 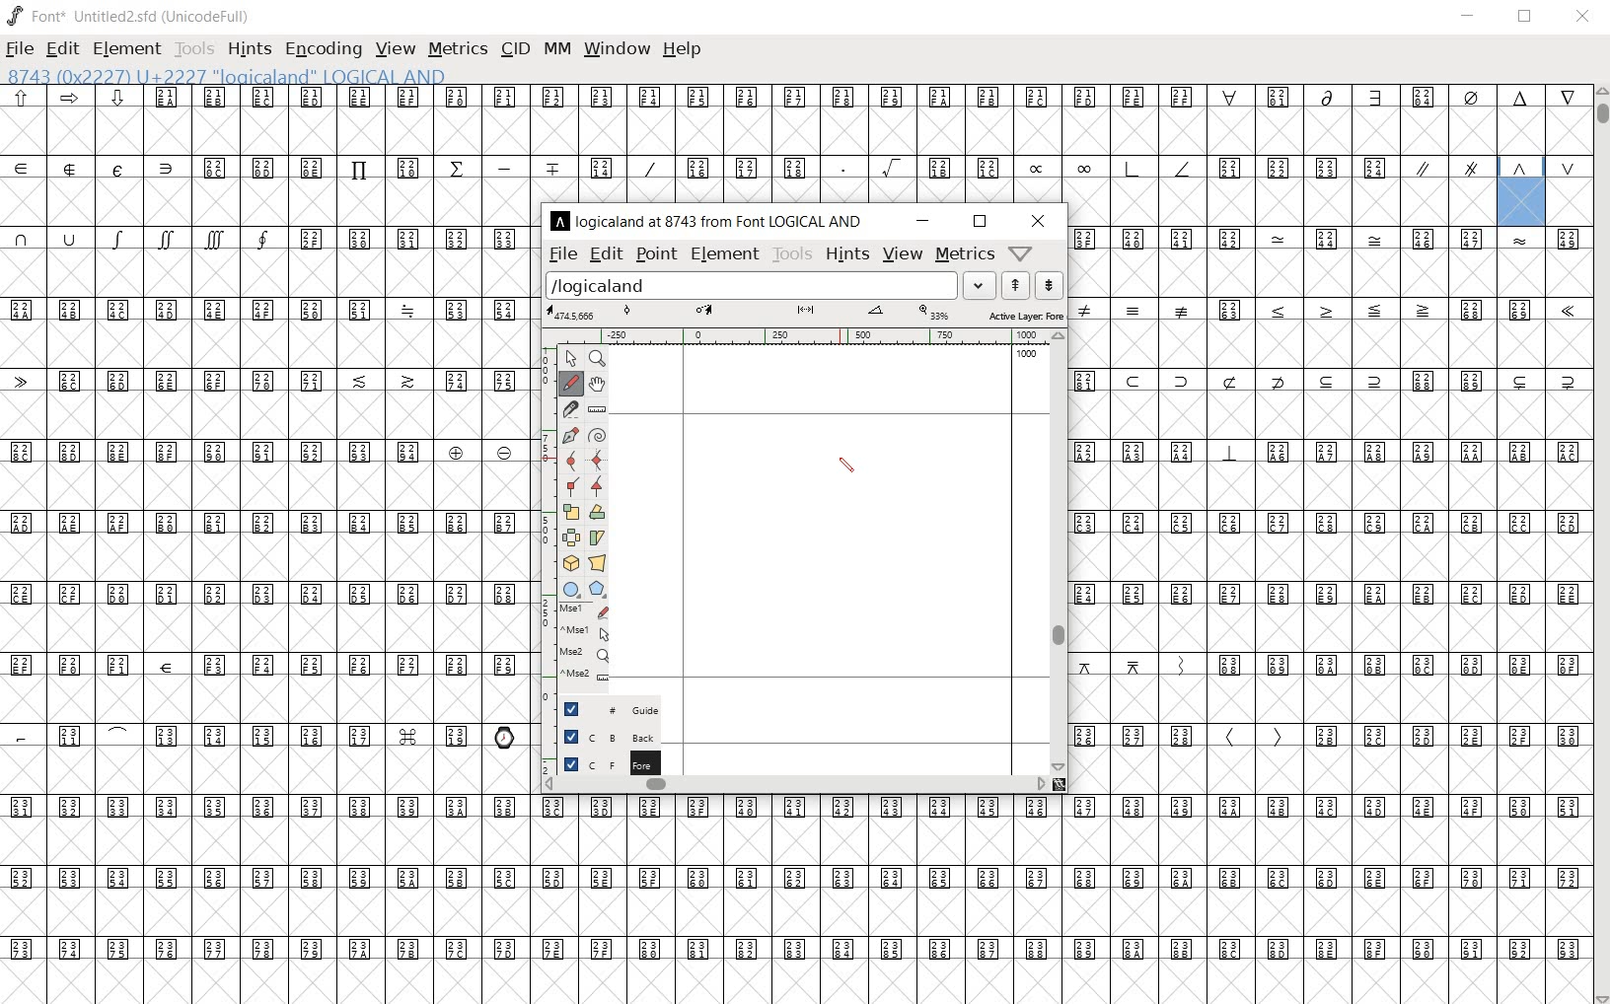 What do you see at coordinates (1525, 17) in the screenshot?
I see `restore` at bounding box center [1525, 17].